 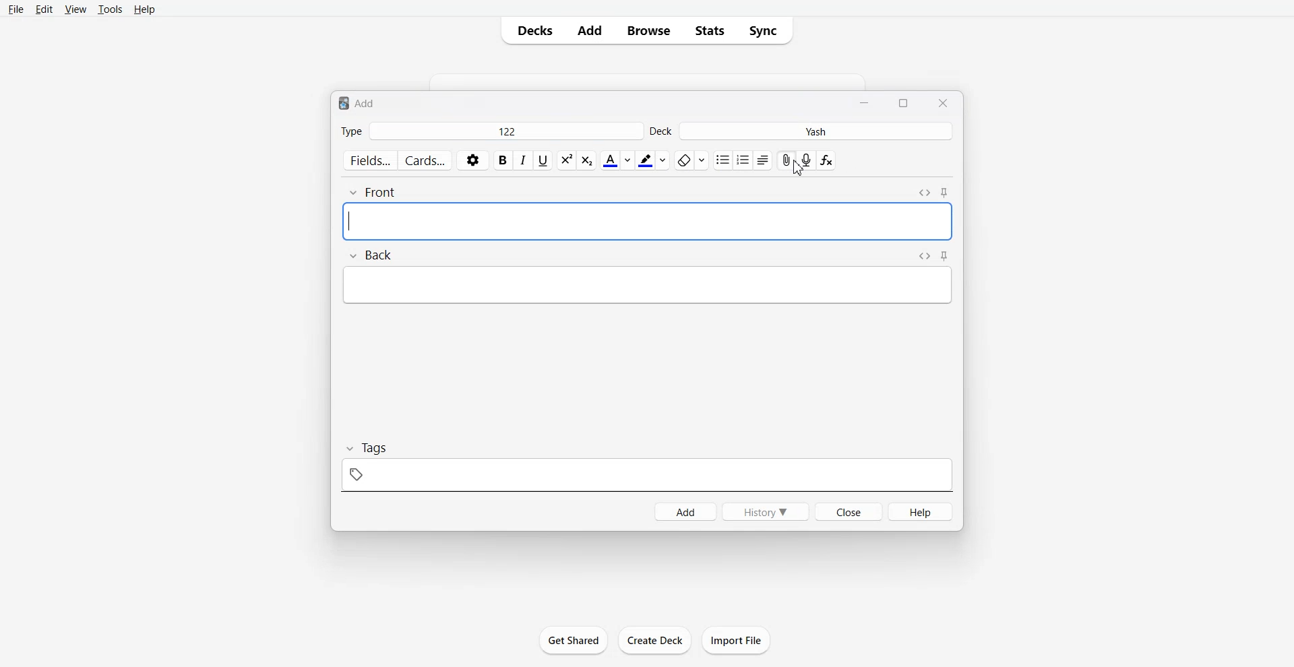 What do you see at coordinates (617, 160) in the screenshot?
I see `Text Color` at bounding box center [617, 160].